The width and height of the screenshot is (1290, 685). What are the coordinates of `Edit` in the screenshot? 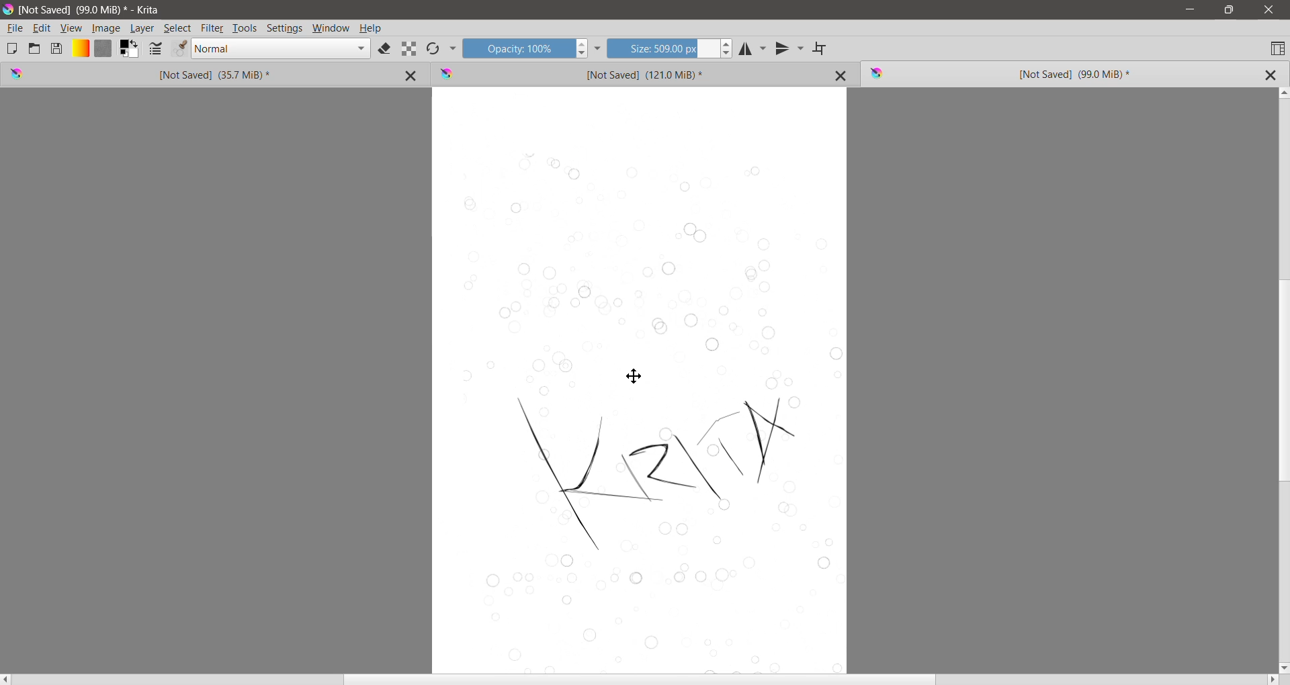 It's located at (42, 29).